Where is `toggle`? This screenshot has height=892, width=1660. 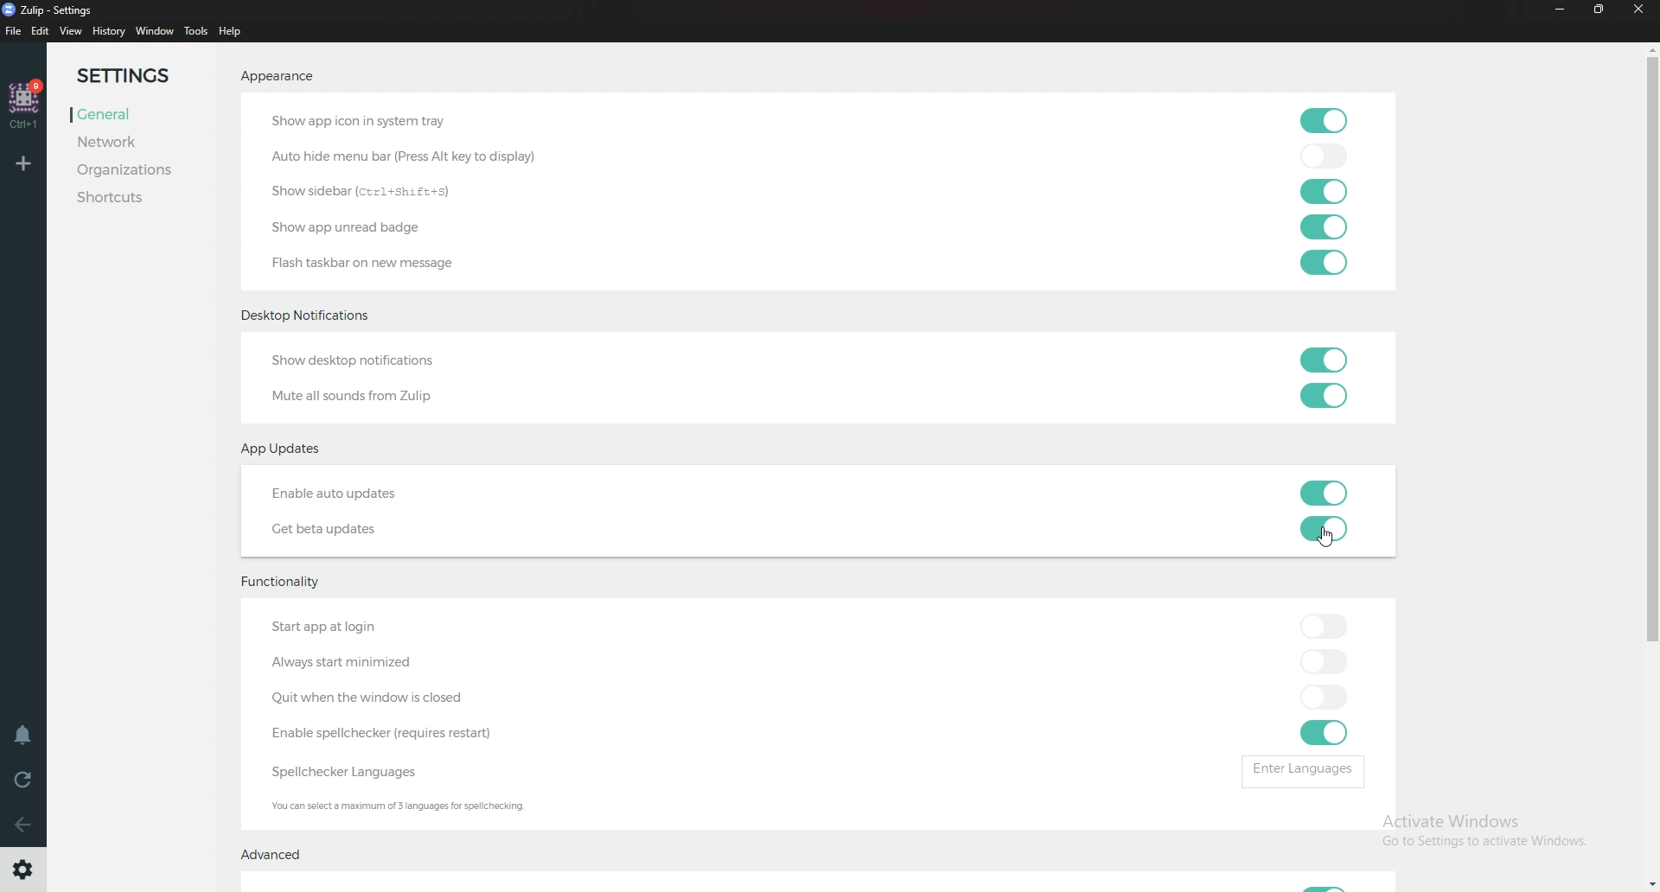
toggle is located at coordinates (1324, 697).